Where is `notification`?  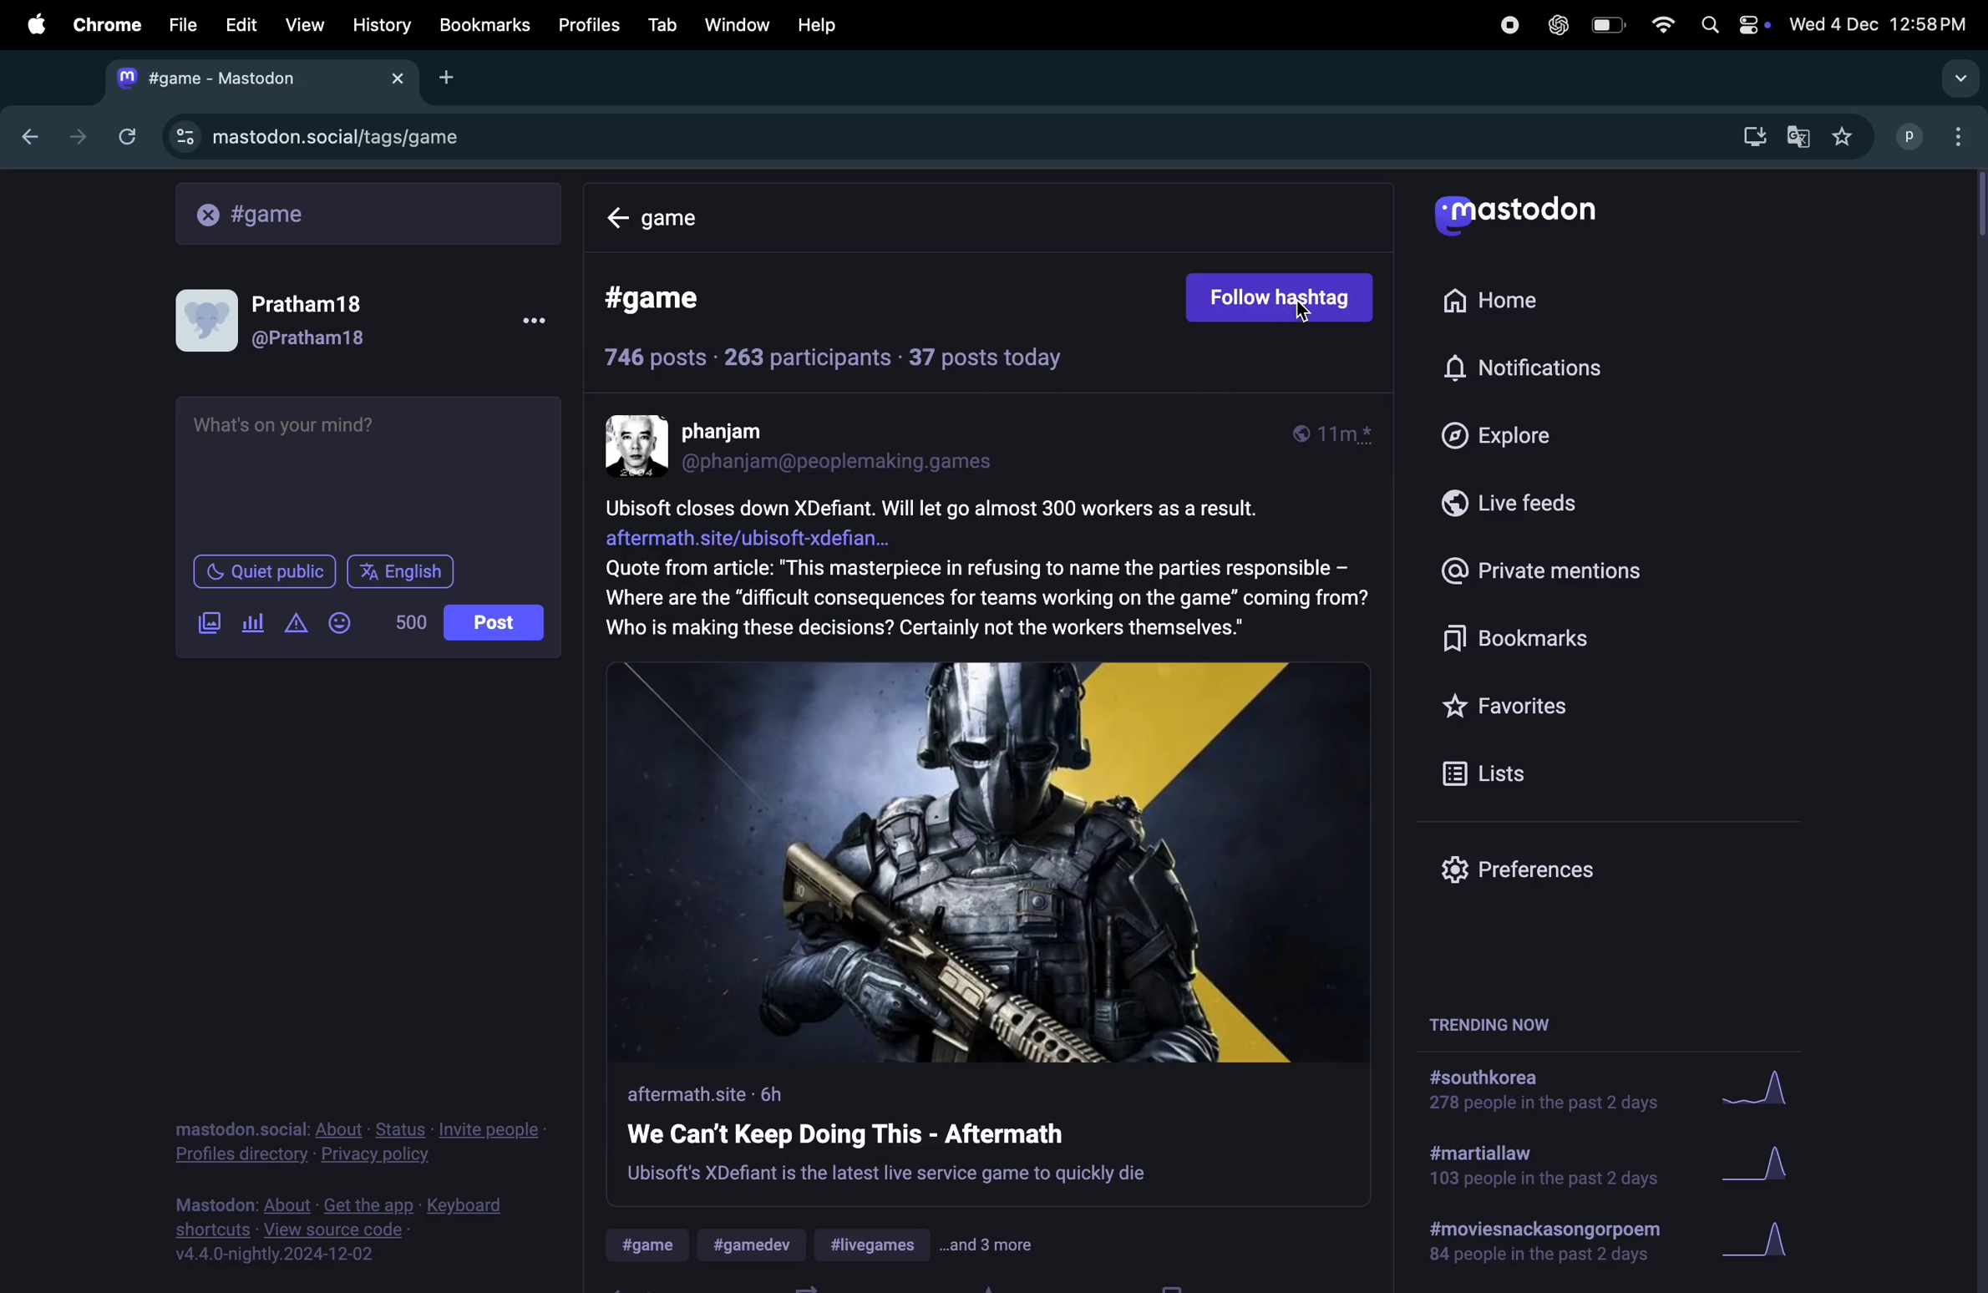
notification is located at coordinates (1526, 370).